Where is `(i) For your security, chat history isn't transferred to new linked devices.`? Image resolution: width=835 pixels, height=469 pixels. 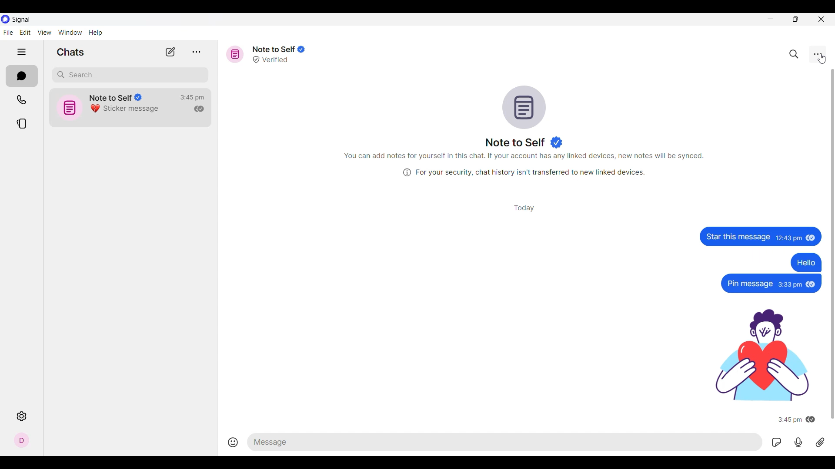 (i) For your security, chat history isn't transferred to new linked devices. is located at coordinates (521, 172).